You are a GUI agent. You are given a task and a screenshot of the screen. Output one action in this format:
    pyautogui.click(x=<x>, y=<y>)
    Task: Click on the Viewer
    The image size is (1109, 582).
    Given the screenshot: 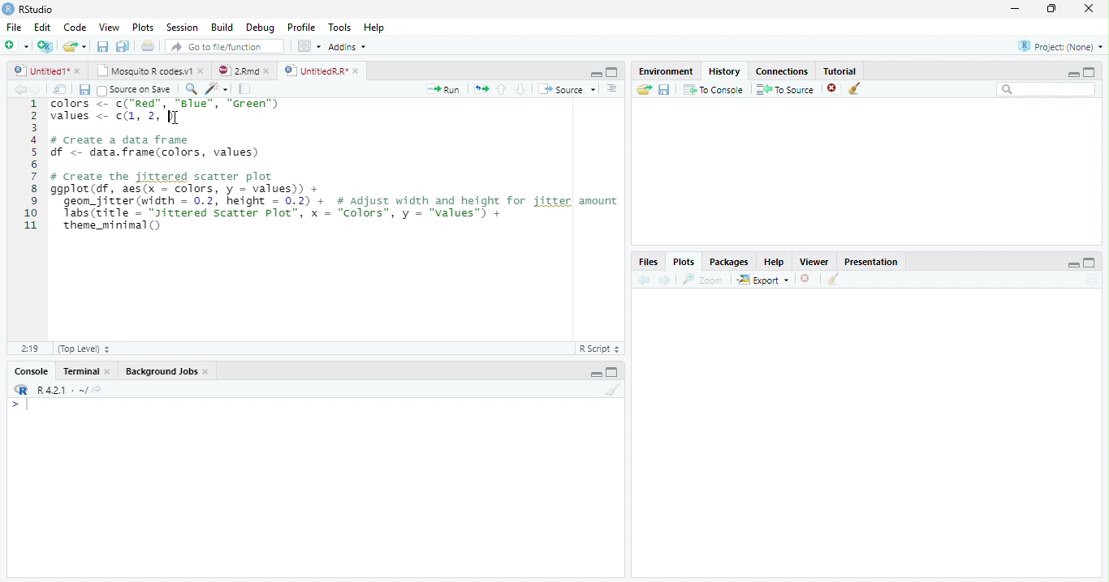 What is the action you would take?
    pyautogui.click(x=815, y=262)
    